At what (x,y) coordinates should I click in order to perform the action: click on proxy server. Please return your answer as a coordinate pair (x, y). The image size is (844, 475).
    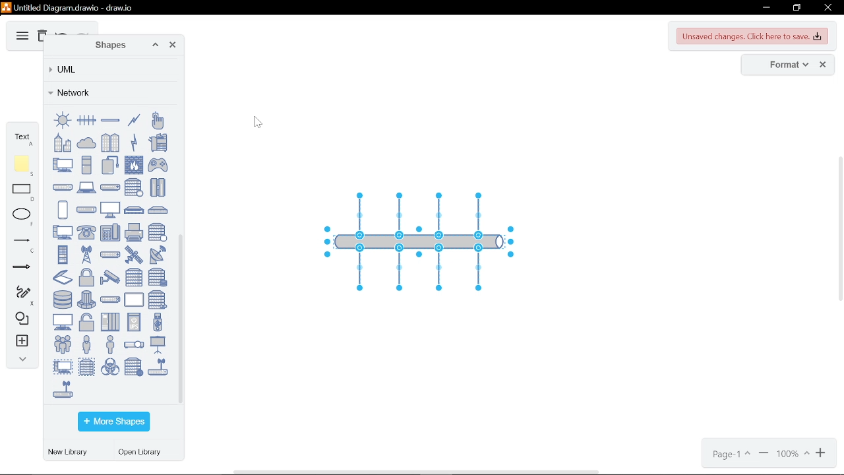
    Looking at the image, I should click on (158, 232).